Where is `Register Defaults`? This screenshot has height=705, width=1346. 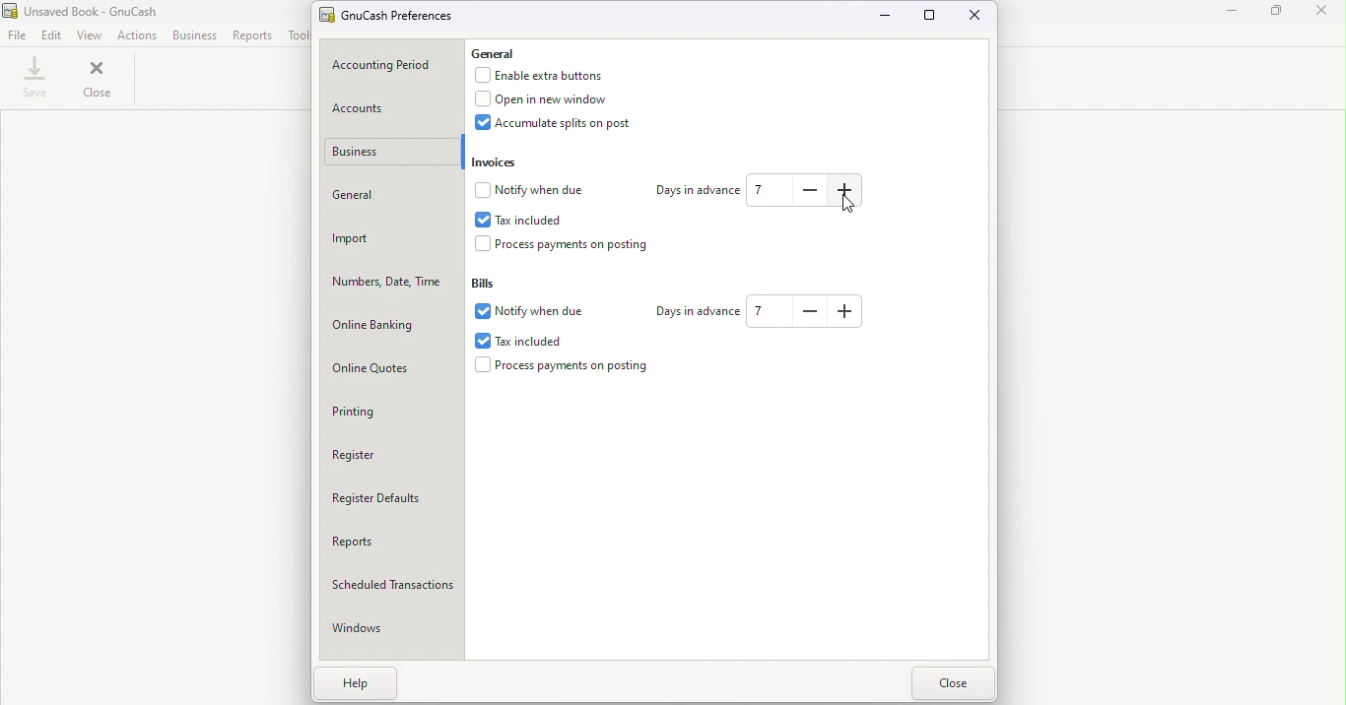 Register Defaults is located at coordinates (393, 503).